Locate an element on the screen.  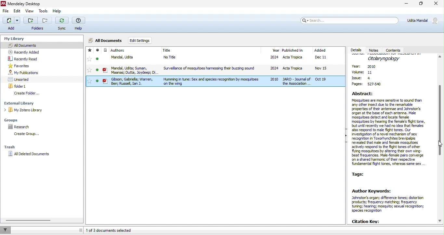
my publication is located at coordinates (23, 73).